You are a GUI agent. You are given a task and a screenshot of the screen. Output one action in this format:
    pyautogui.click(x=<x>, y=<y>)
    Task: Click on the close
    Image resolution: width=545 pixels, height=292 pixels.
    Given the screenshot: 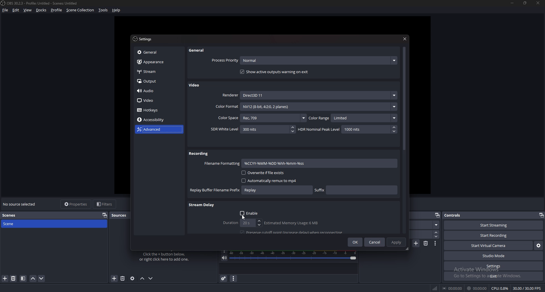 What is the action you would take?
    pyautogui.click(x=405, y=38)
    